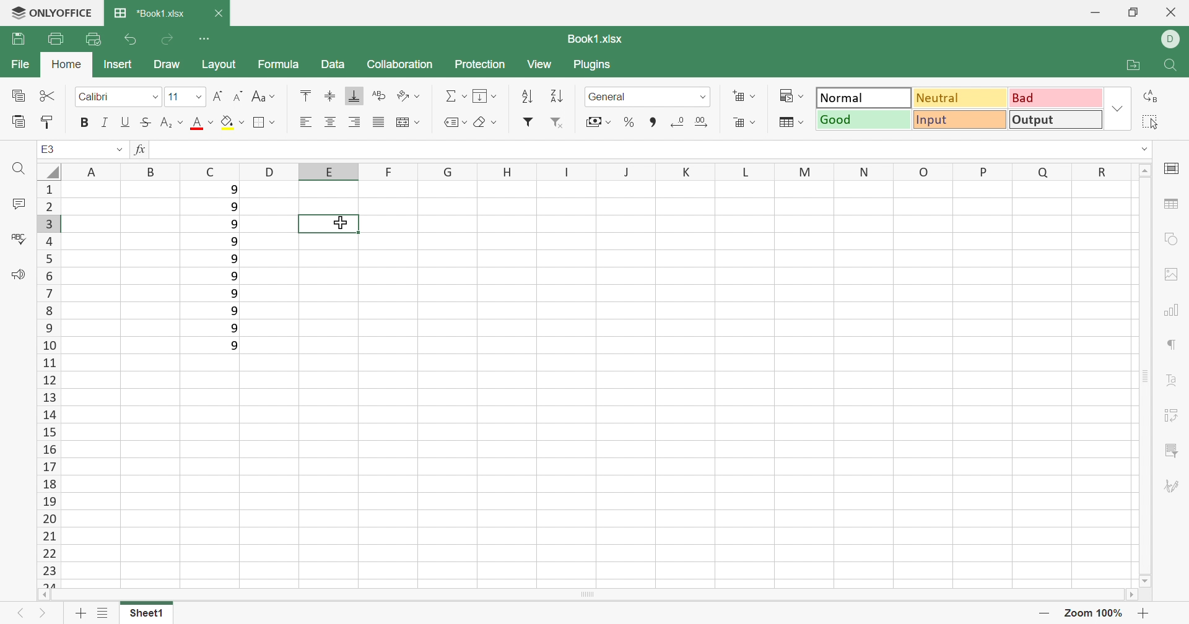 The image size is (1189, 624). What do you see at coordinates (1046, 612) in the screenshot?
I see `Zoom out` at bounding box center [1046, 612].